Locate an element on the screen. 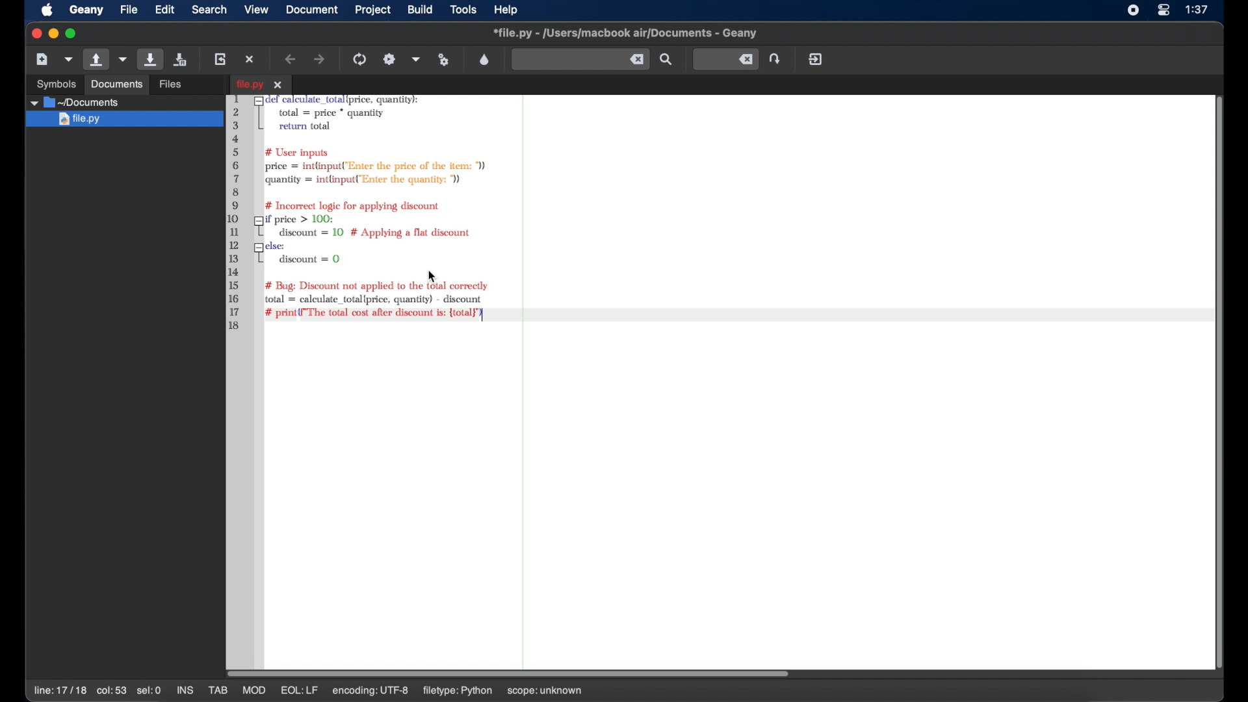 Image resolution: width=1248 pixels, height=702 pixels. build the current file is located at coordinates (390, 58).